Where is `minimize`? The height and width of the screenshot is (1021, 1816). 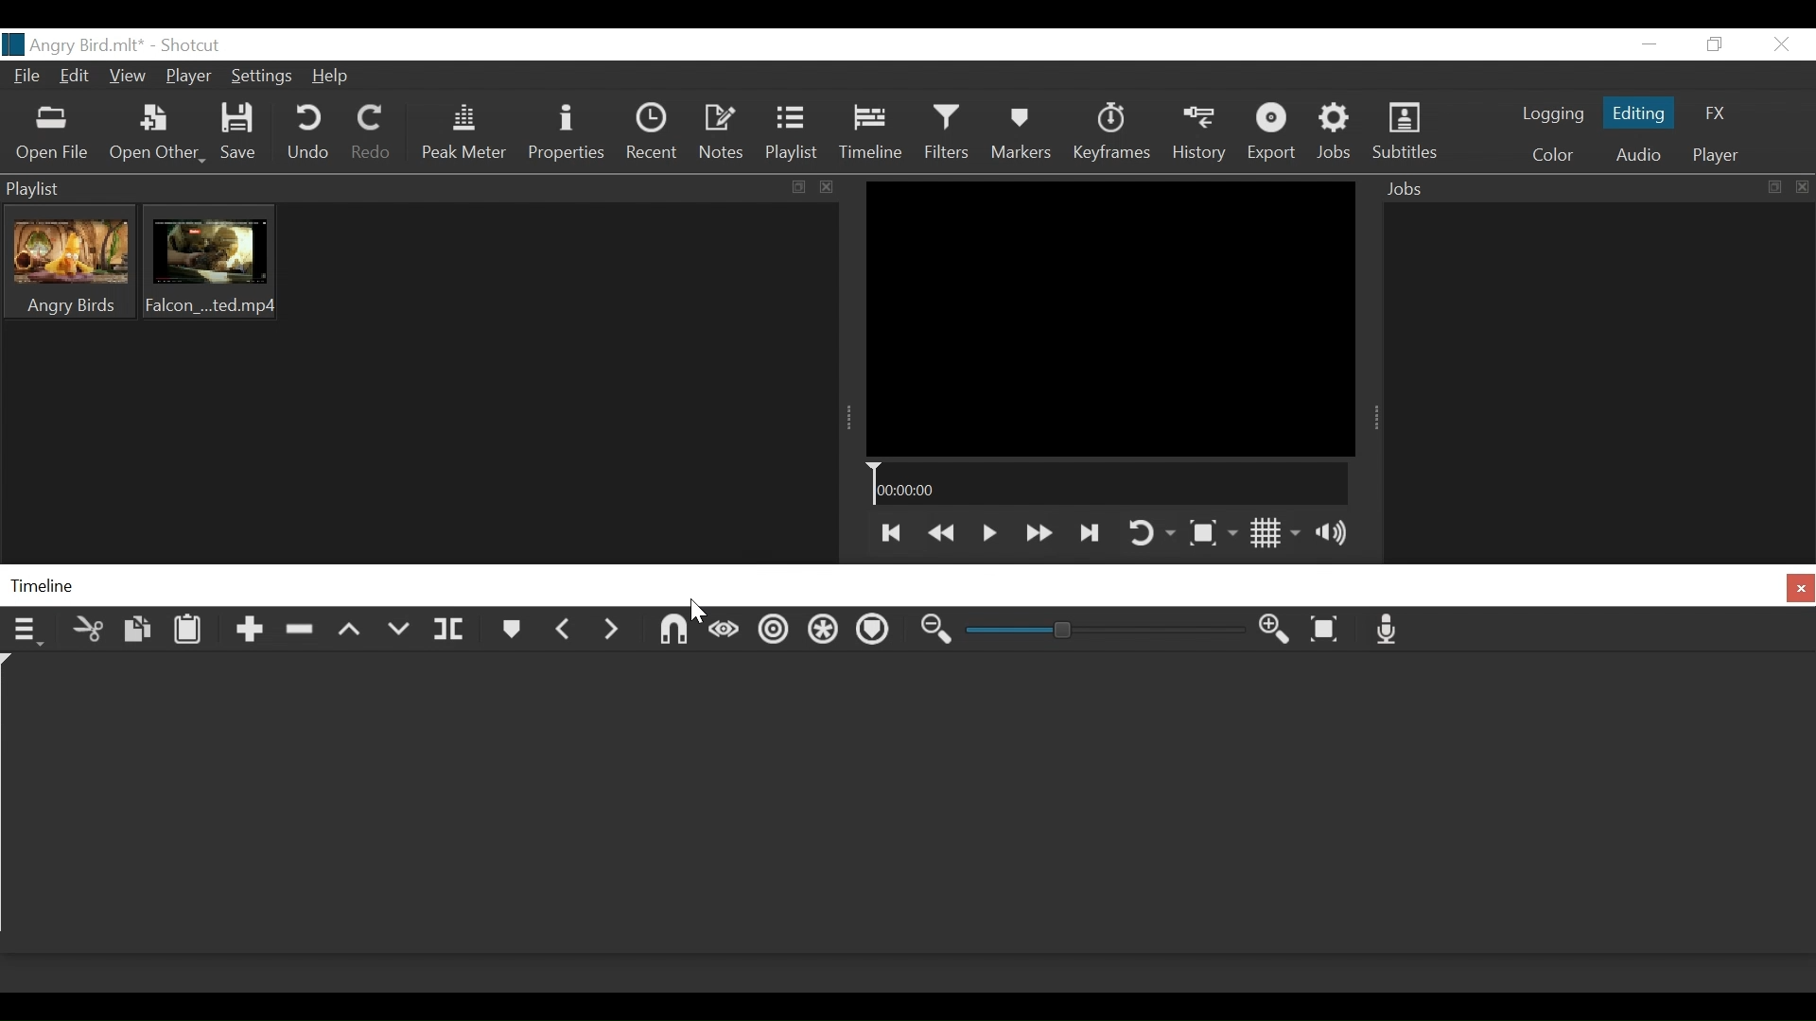
minimize is located at coordinates (1650, 44).